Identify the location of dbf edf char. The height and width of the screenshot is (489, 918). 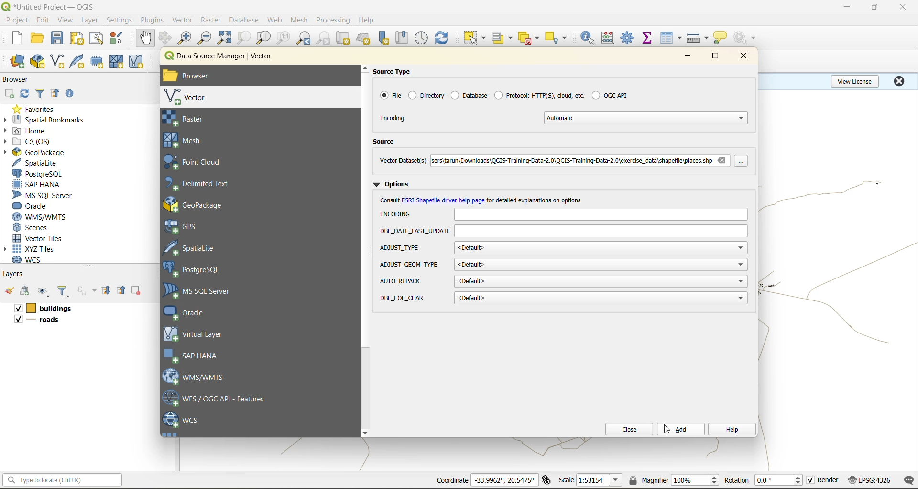
(404, 298).